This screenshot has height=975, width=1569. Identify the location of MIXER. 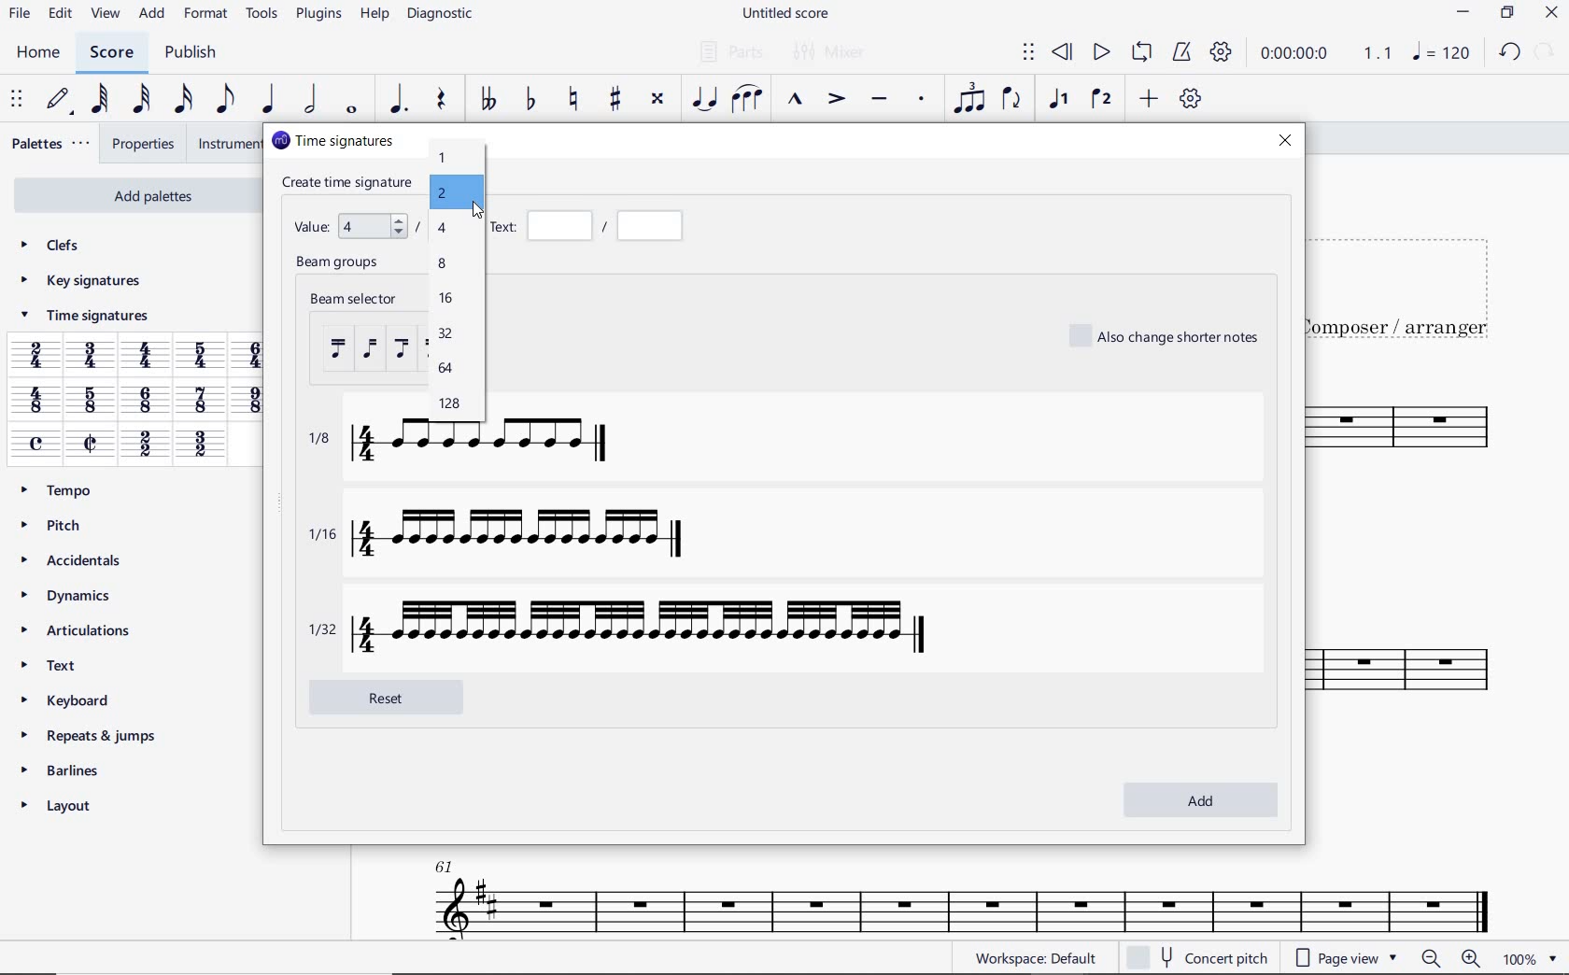
(831, 53).